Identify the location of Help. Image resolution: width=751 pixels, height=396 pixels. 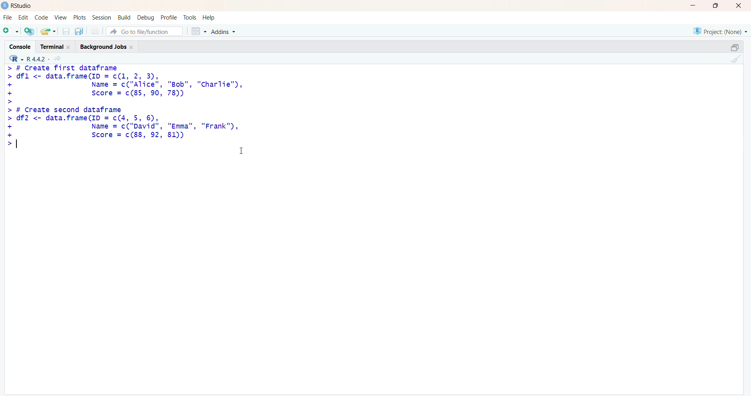
(209, 17).